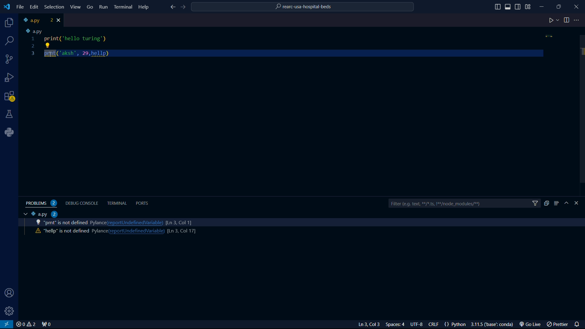  Describe the element at coordinates (576, 6) in the screenshot. I see `close program` at that location.